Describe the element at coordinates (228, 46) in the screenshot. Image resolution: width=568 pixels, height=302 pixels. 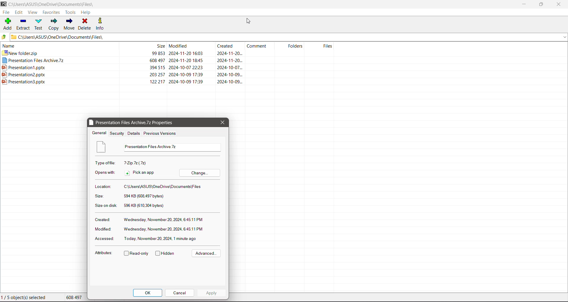
I see `Created` at that location.